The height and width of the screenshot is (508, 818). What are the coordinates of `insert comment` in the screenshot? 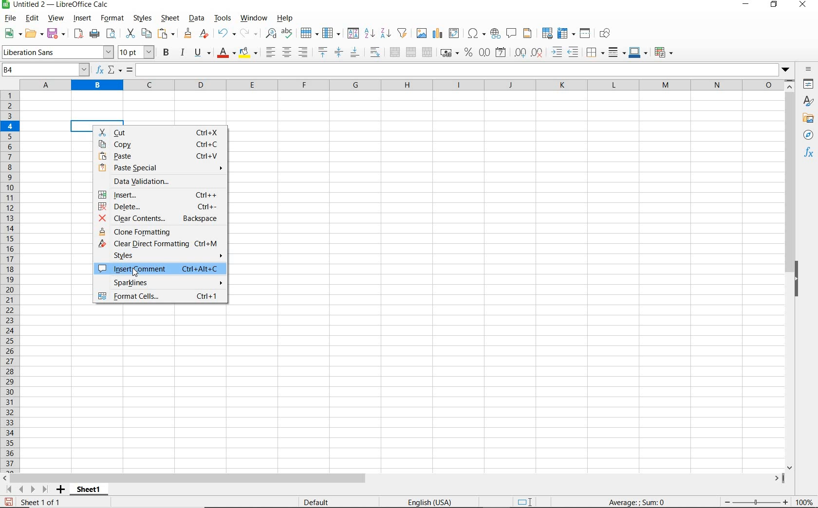 It's located at (162, 269).